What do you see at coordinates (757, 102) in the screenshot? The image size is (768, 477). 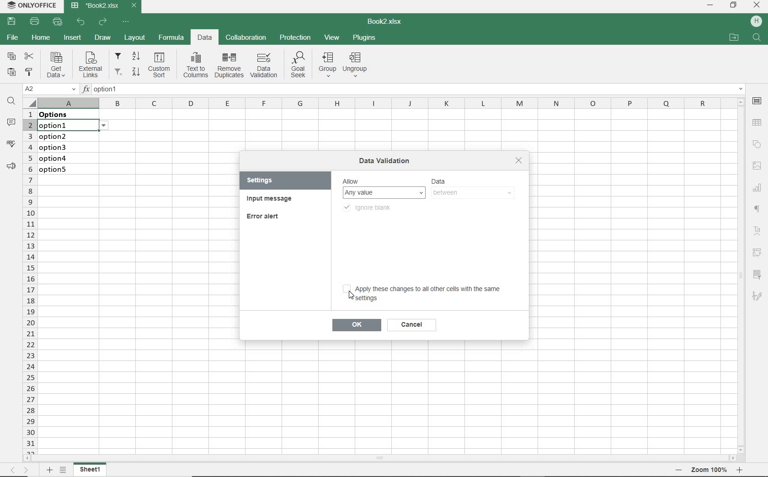 I see `CELL SETTINGS` at bounding box center [757, 102].